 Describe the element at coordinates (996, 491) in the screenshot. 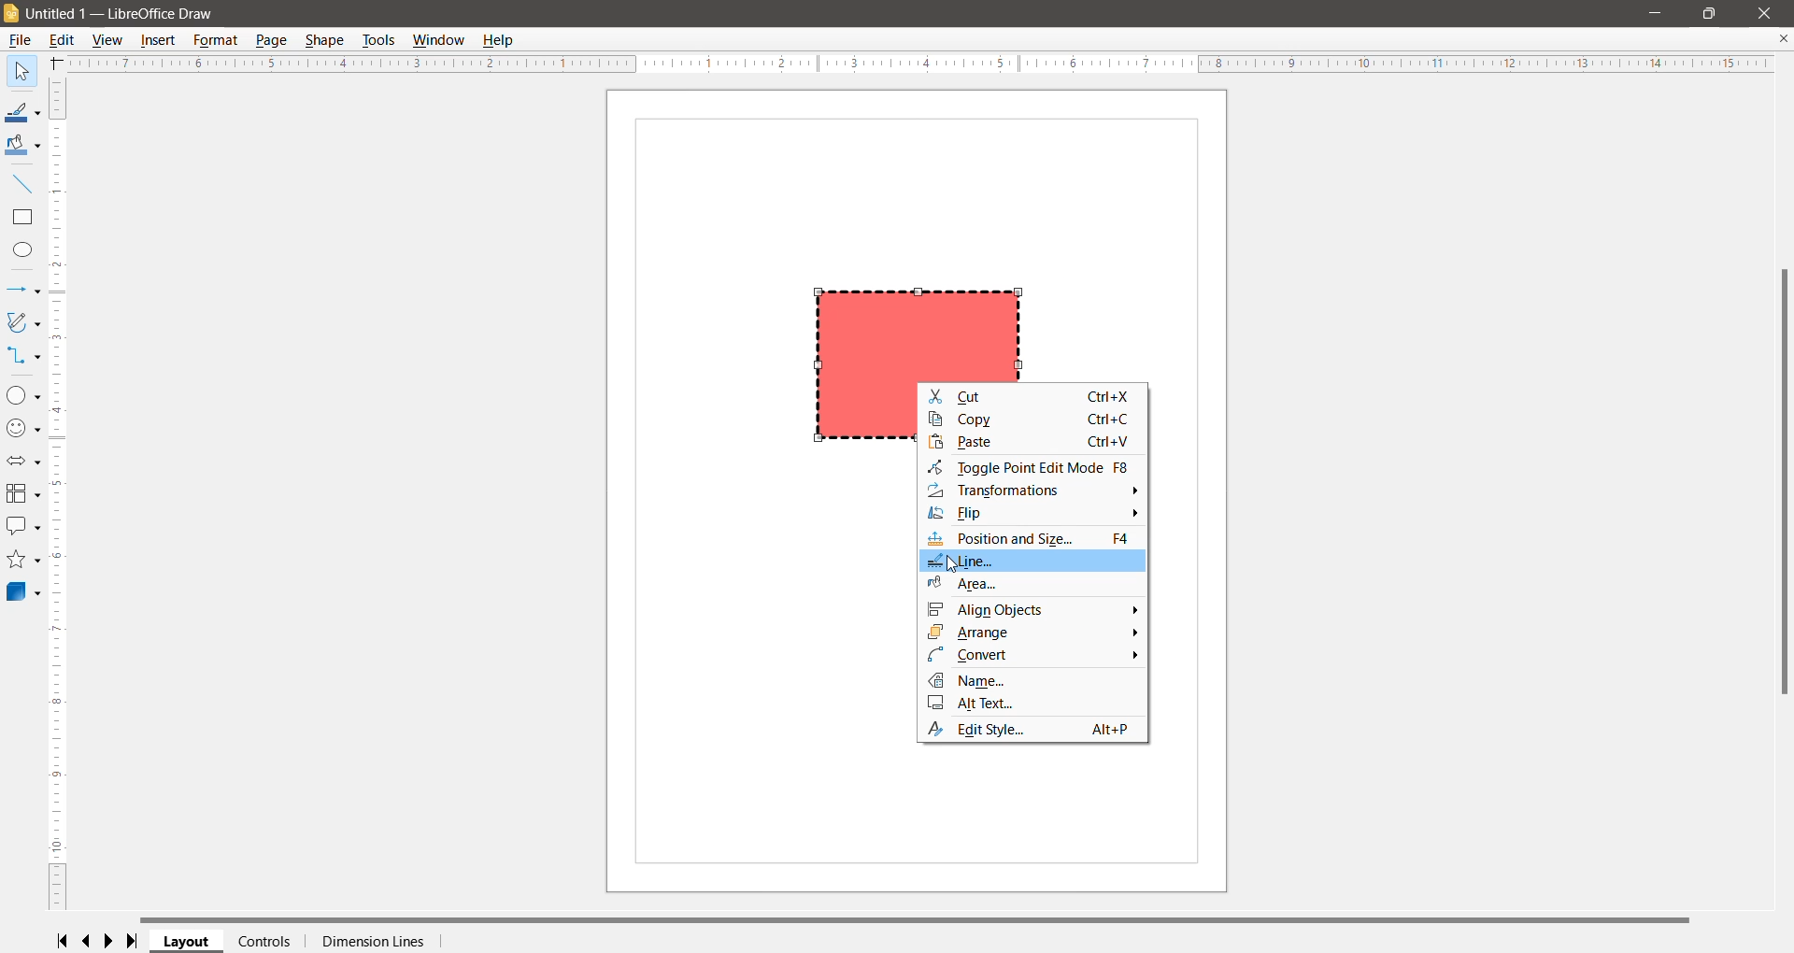

I see `Transformations` at that location.